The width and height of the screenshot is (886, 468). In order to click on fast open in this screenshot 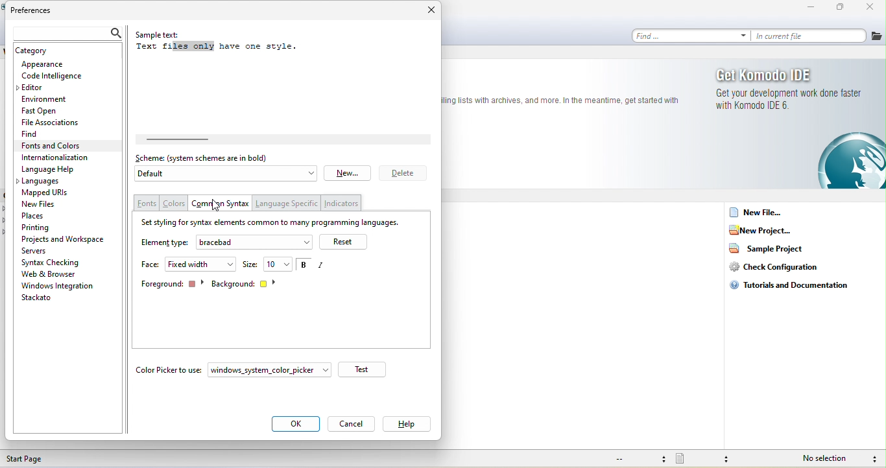, I will do `click(47, 111)`.